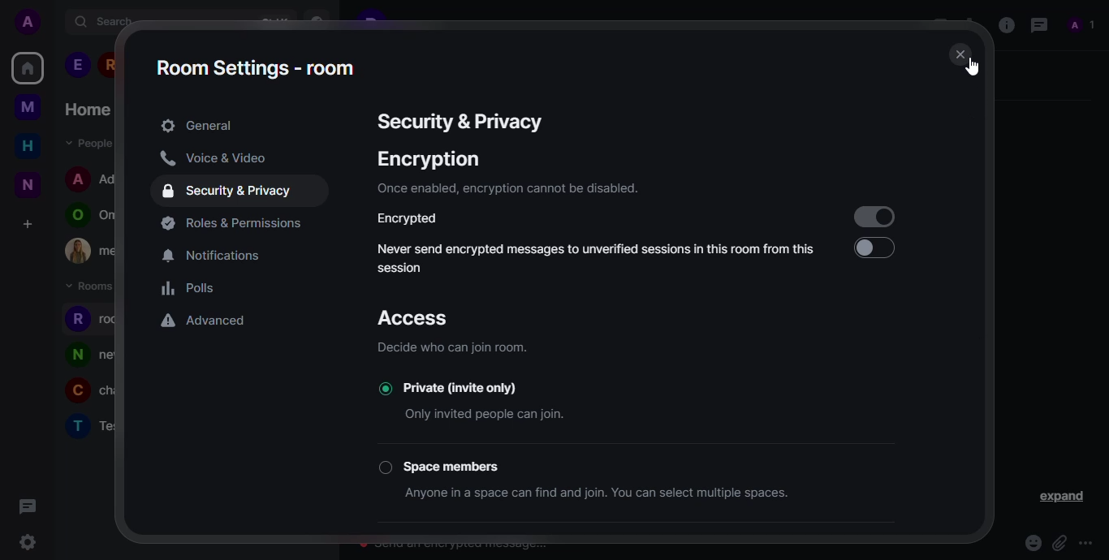 The image size is (1109, 560). What do you see at coordinates (442, 161) in the screenshot?
I see `Encryption` at bounding box center [442, 161].